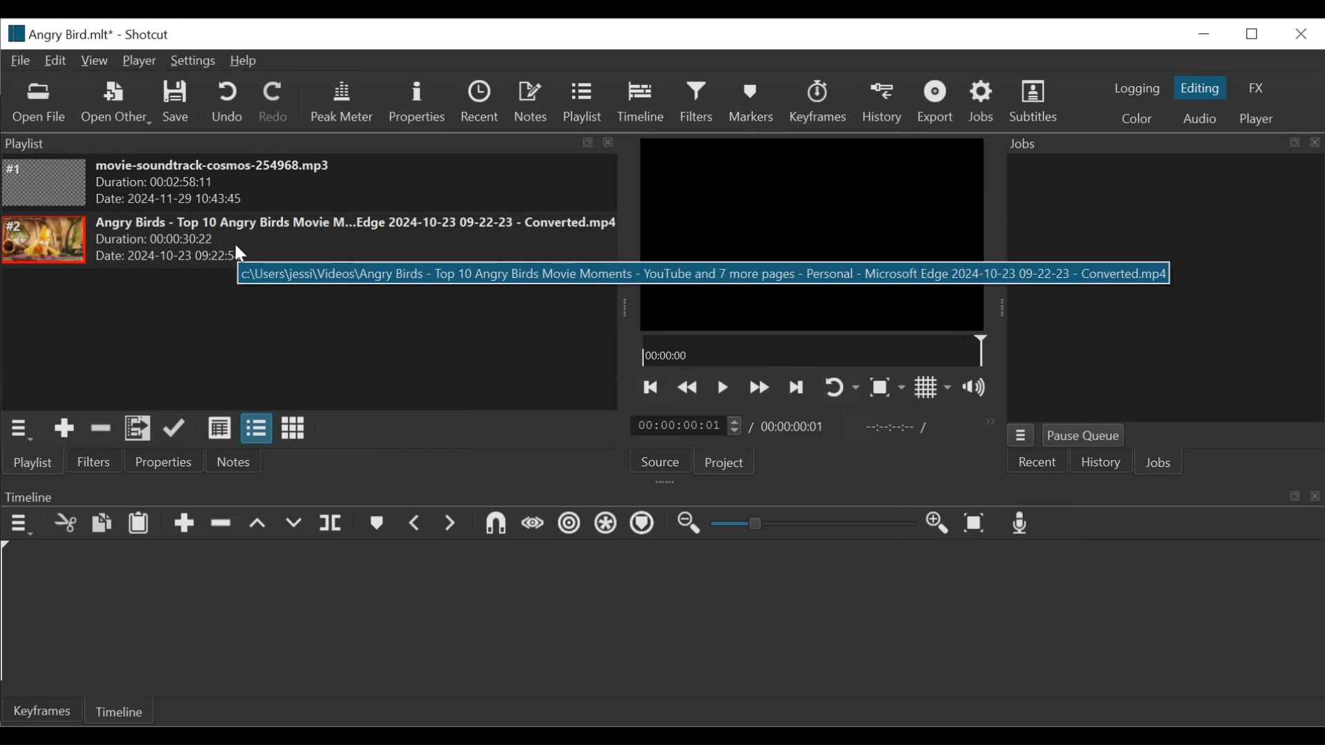 Image resolution: width=1325 pixels, height=745 pixels. What do you see at coordinates (652, 388) in the screenshot?
I see `Skip to the next point` at bounding box center [652, 388].